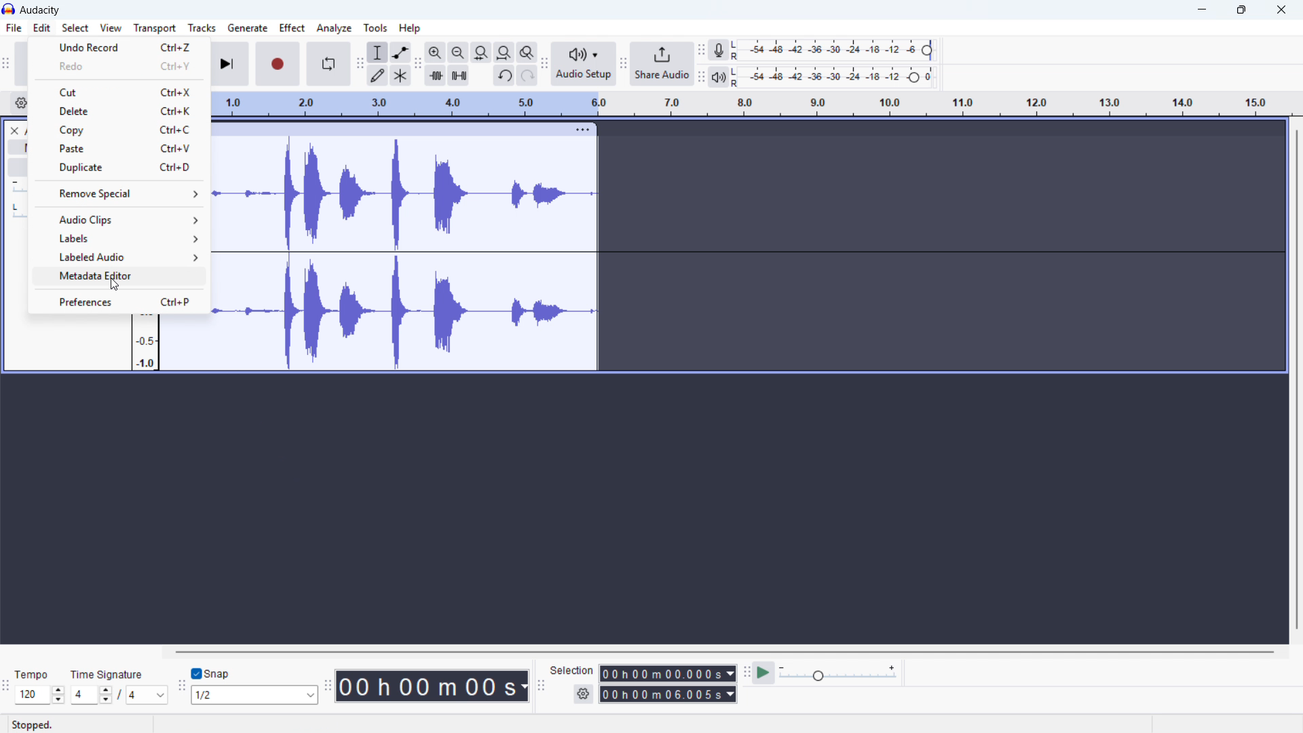 This screenshot has width=1303, height=733. What do you see at coordinates (115, 278) in the screenshot?
I see `metadata editor` at bounding box center [115, 278].